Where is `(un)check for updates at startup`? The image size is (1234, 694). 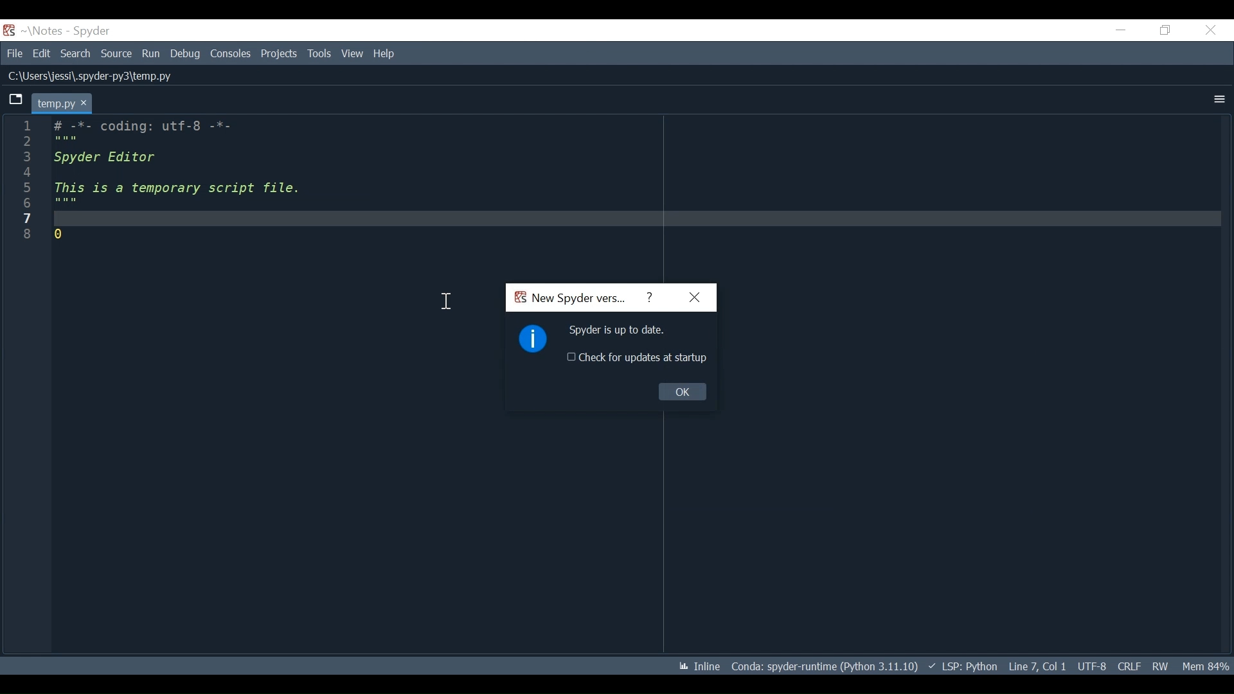 (un)check for updates at startup is located at coordinates (638, 357).